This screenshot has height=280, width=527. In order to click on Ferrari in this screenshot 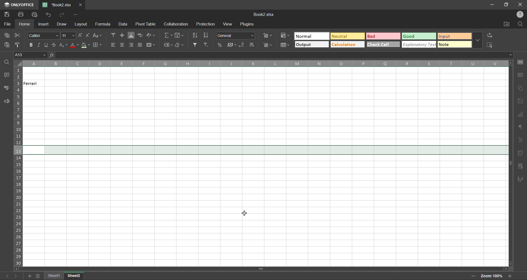, I will do `click(35, 84)`.